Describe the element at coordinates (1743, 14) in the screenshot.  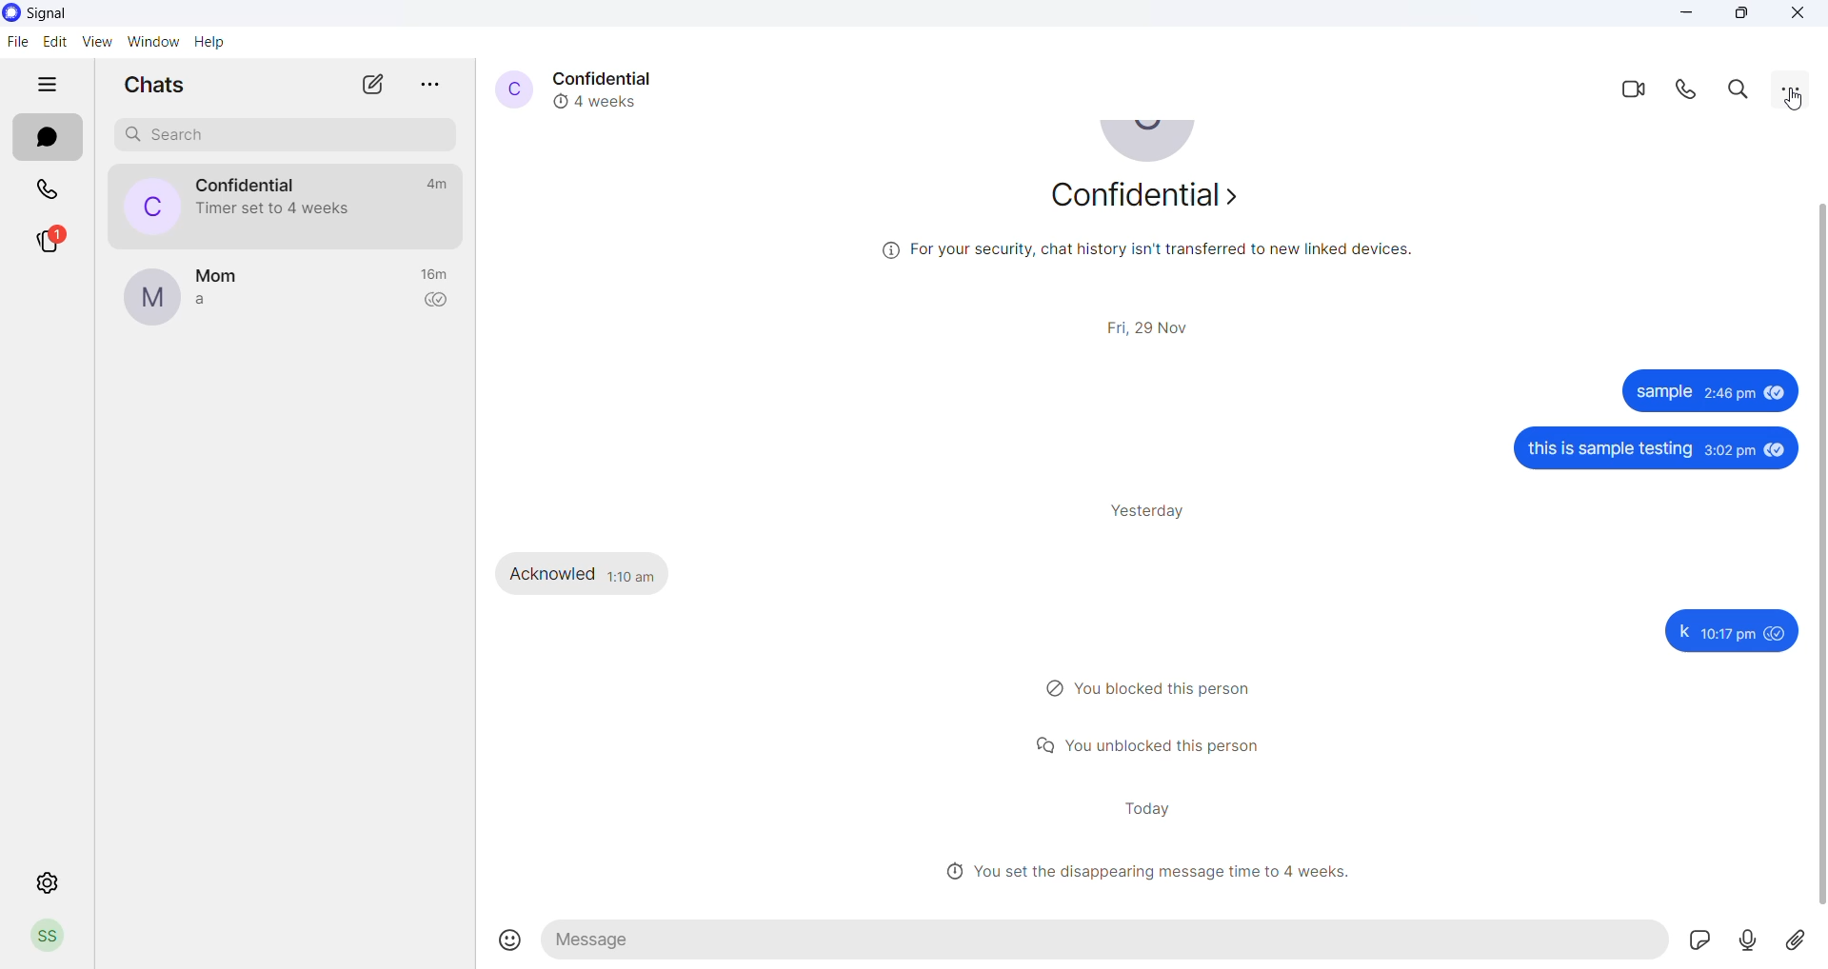
I see `maximize` at that location.